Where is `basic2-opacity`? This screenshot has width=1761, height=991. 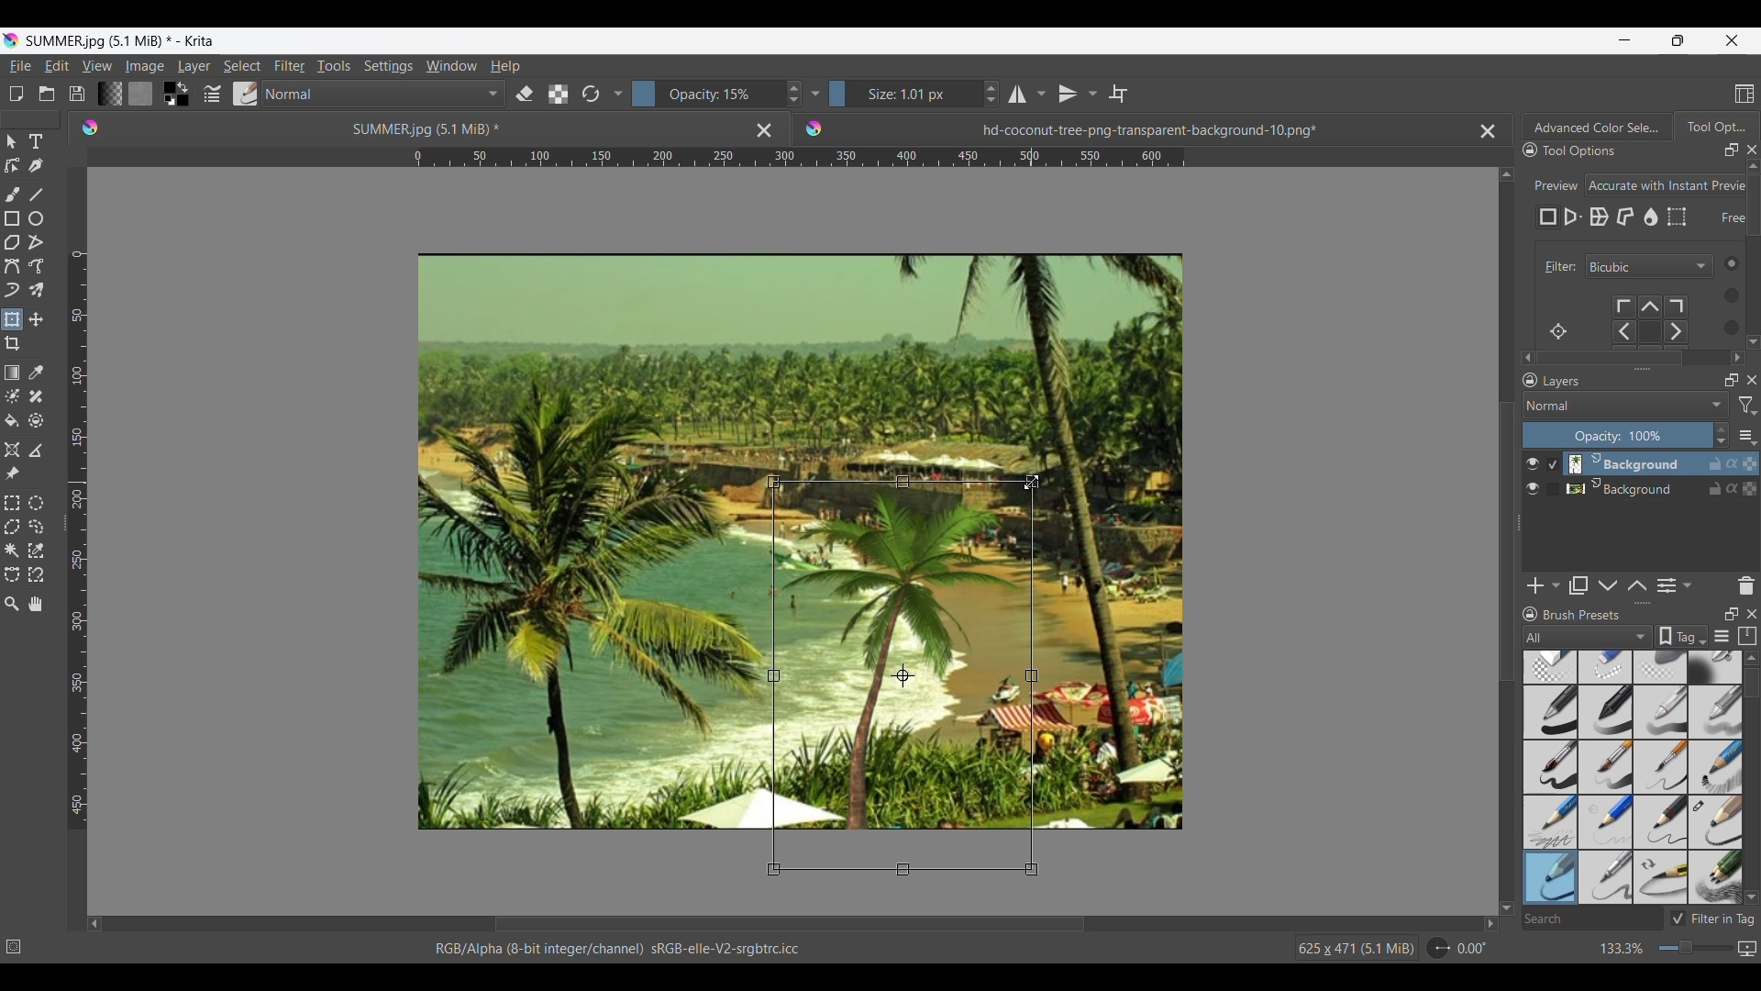 basic2-opacity is located at coordinates (1606, 712).